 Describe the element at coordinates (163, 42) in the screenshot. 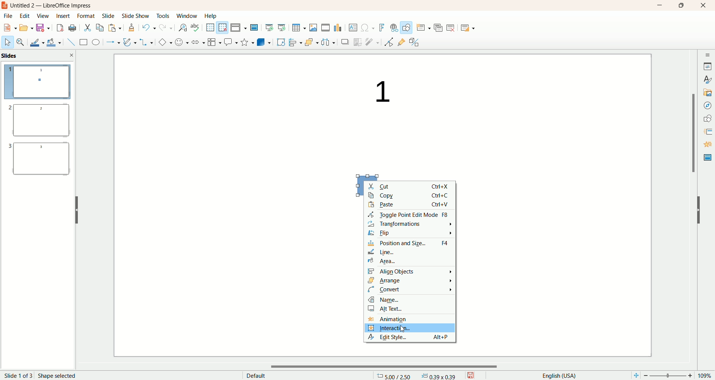

I see `basic shapes` at that location.